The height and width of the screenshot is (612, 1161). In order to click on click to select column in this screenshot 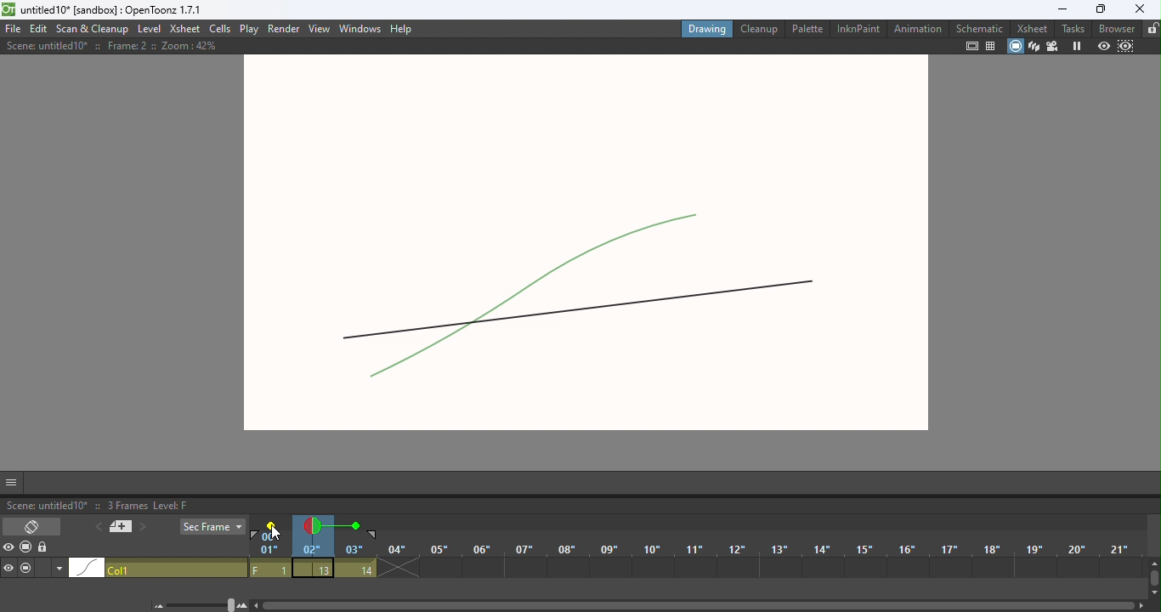, I will do `click(159, 569)`.